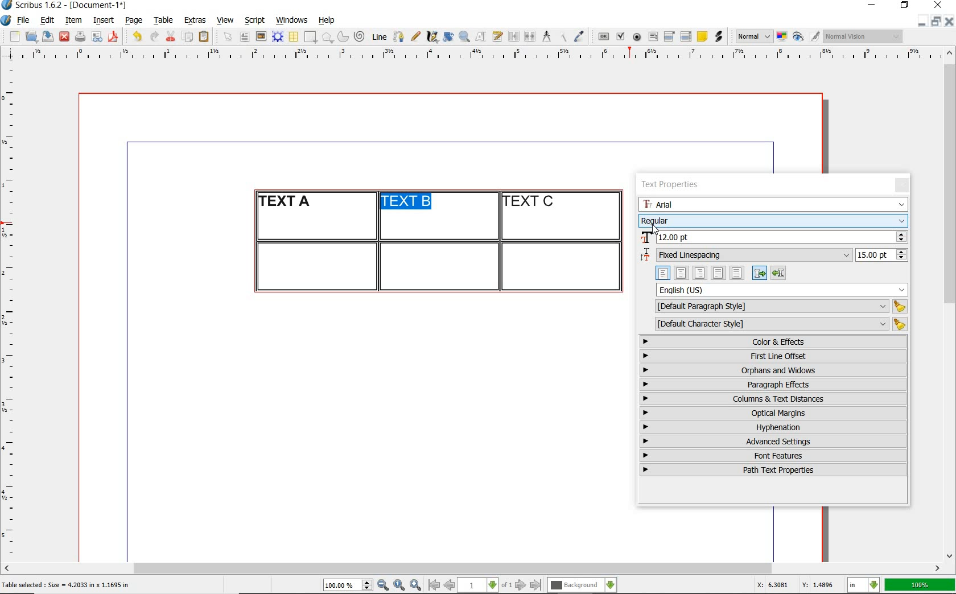  I want to click on print, so click(80, 36).